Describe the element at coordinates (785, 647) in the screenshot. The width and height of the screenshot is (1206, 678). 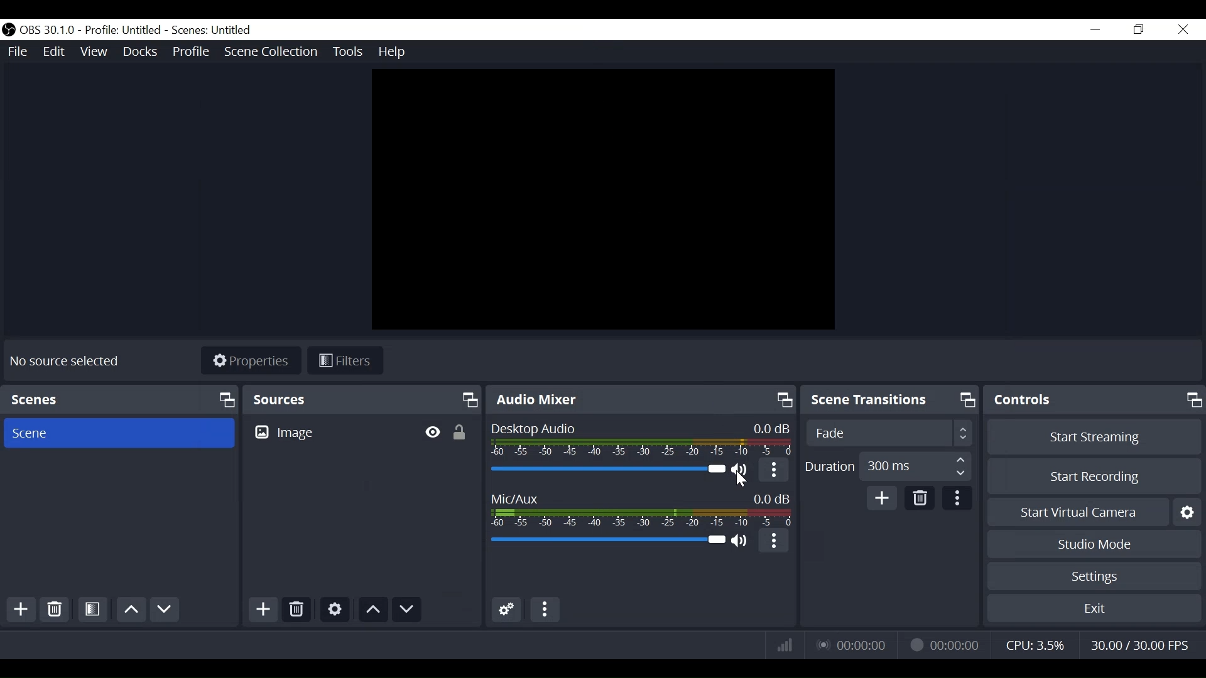
I see `Bitrate` at that location.